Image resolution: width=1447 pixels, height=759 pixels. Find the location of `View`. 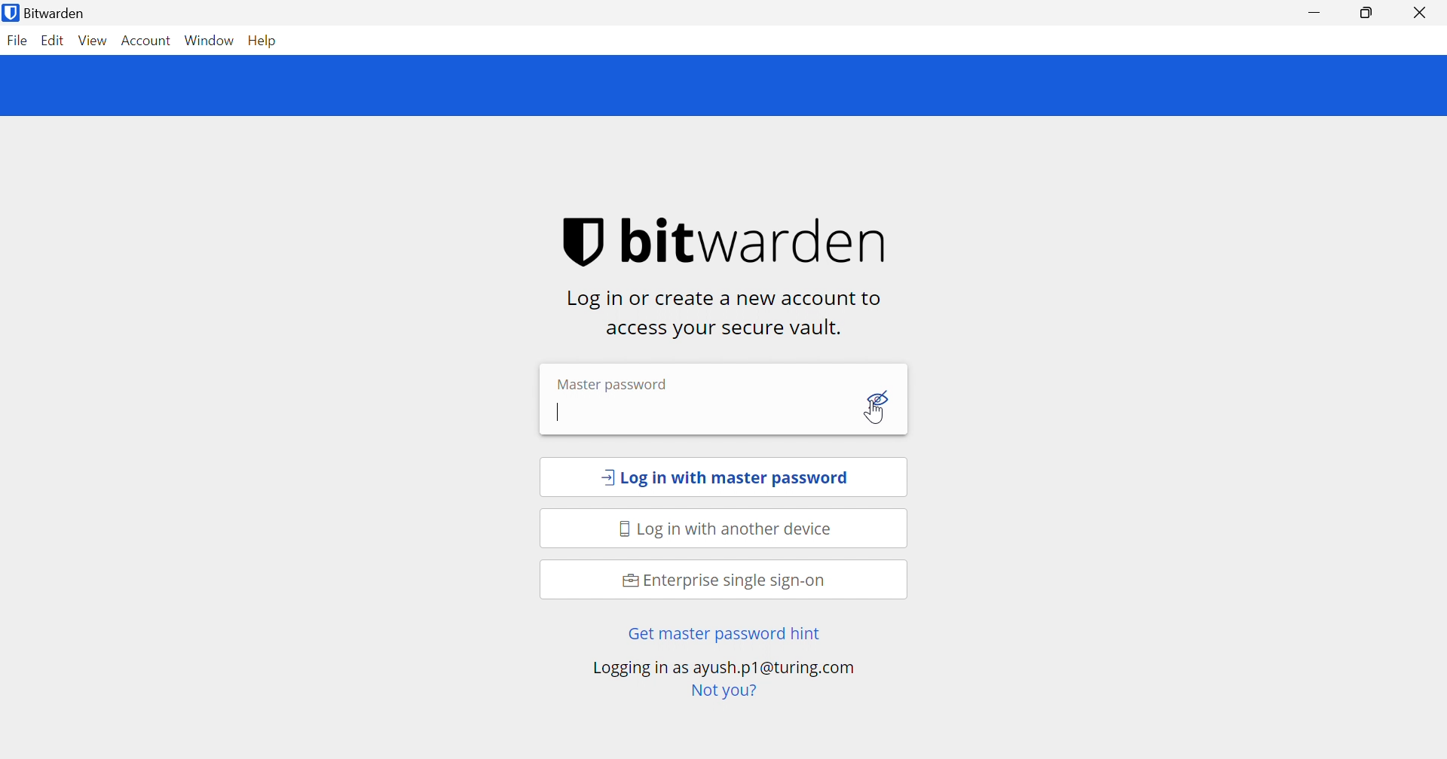

View is located at coordinates (93, 41).